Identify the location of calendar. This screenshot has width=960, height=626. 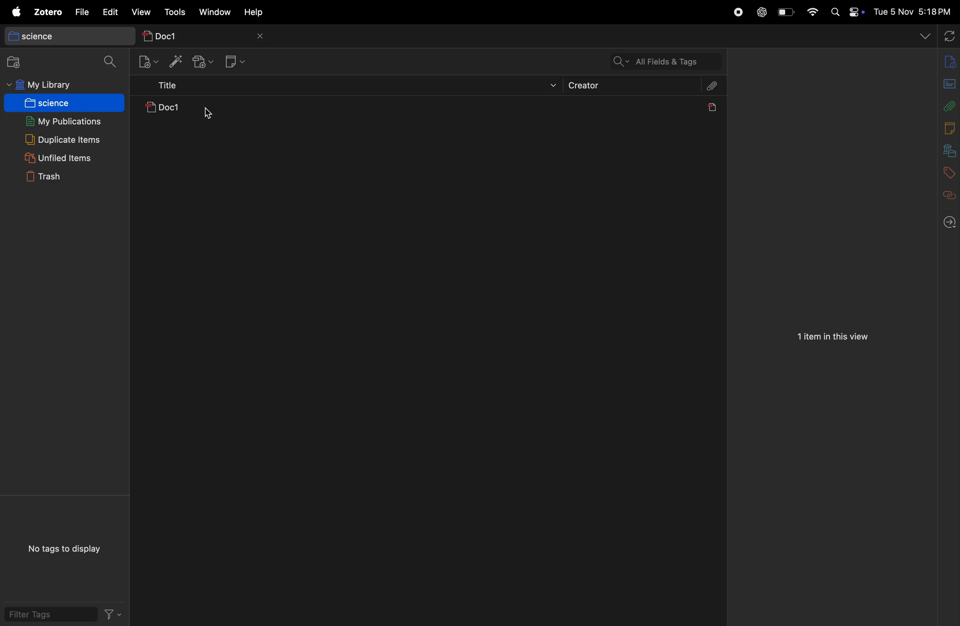
(943, 128).